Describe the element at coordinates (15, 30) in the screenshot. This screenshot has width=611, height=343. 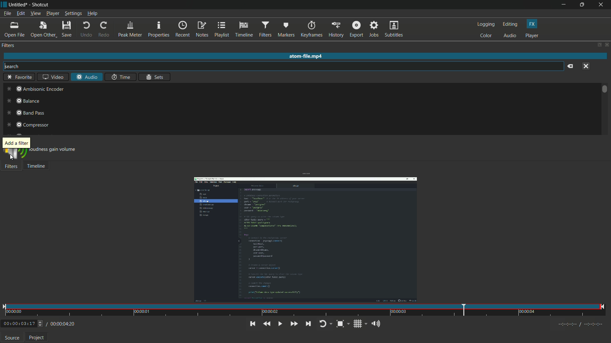
I see `open file` at that location.